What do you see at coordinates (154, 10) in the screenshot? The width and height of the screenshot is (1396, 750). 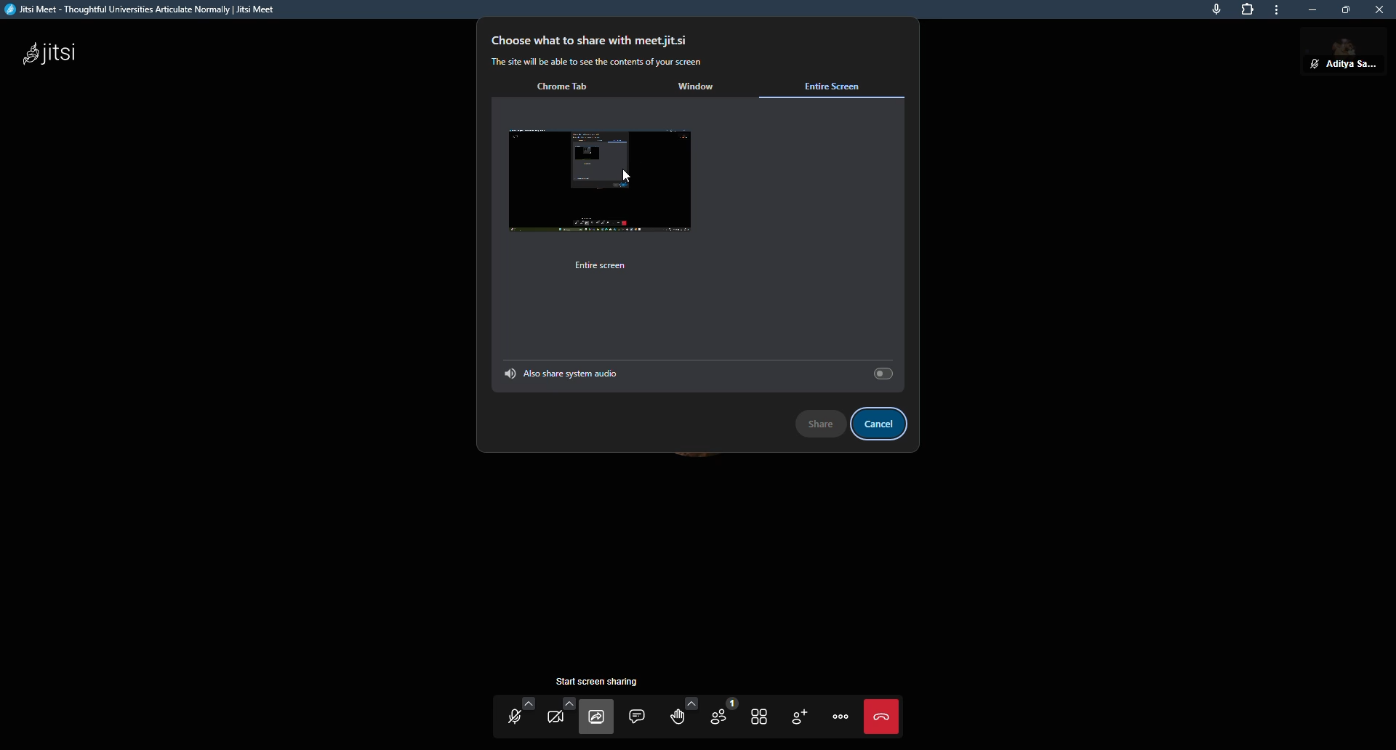 I see `Jitsi Meet - Thoughtful Universities Articulate Normally | Jitsi Meet` at bounding box center [154, 10].